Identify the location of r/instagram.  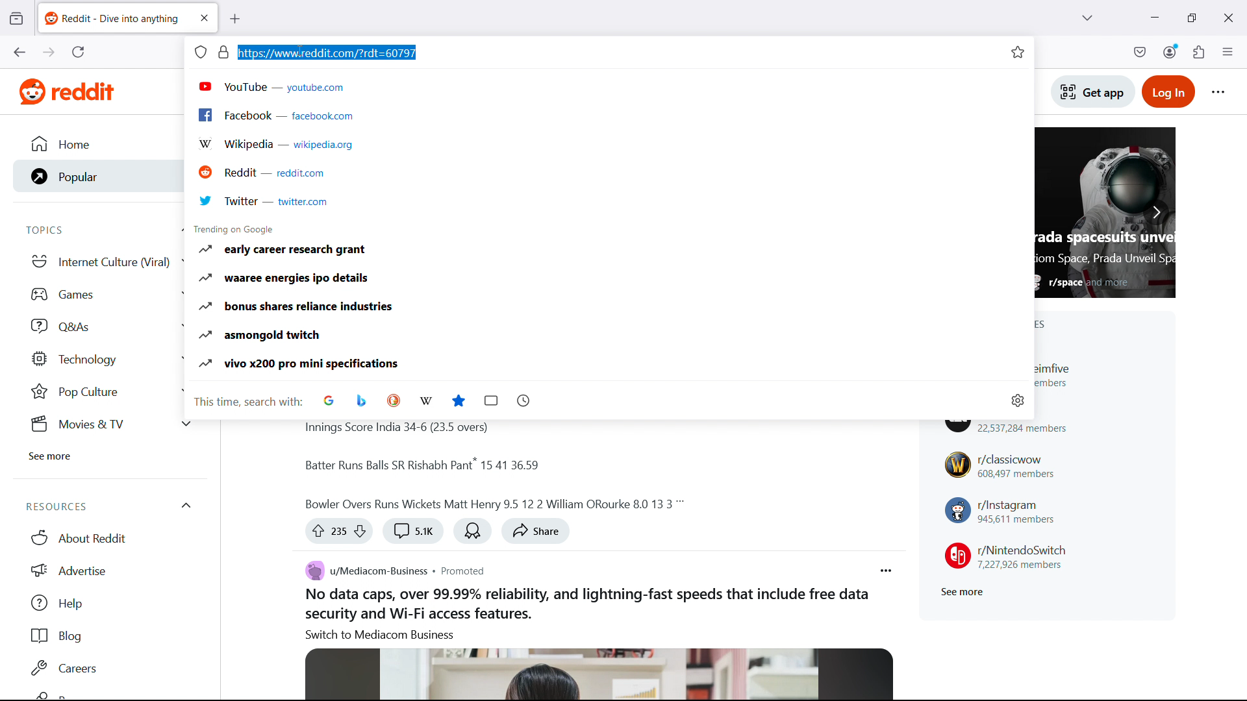
(1001, 511).